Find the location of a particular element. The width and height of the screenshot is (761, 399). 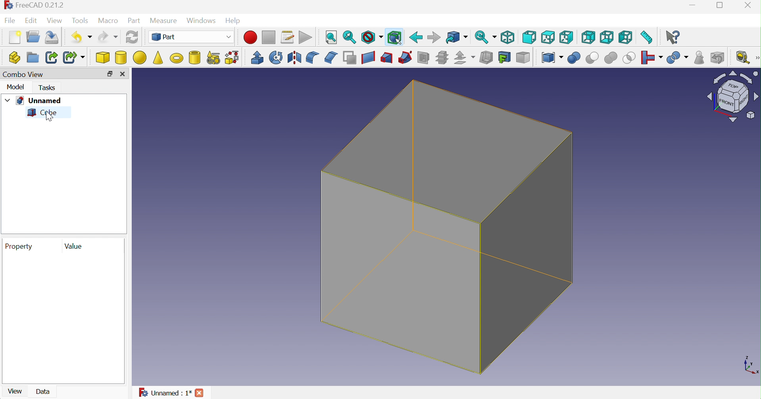

Cylinder is located at coordinates (121, 58).